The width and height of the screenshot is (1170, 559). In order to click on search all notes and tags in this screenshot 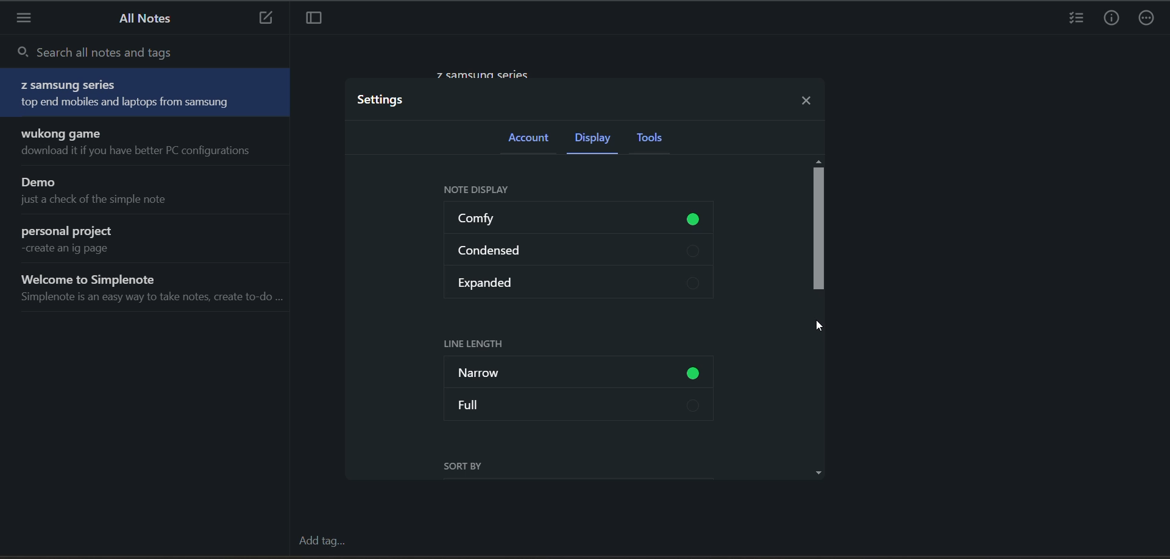, I will do `click(146, 53)`.